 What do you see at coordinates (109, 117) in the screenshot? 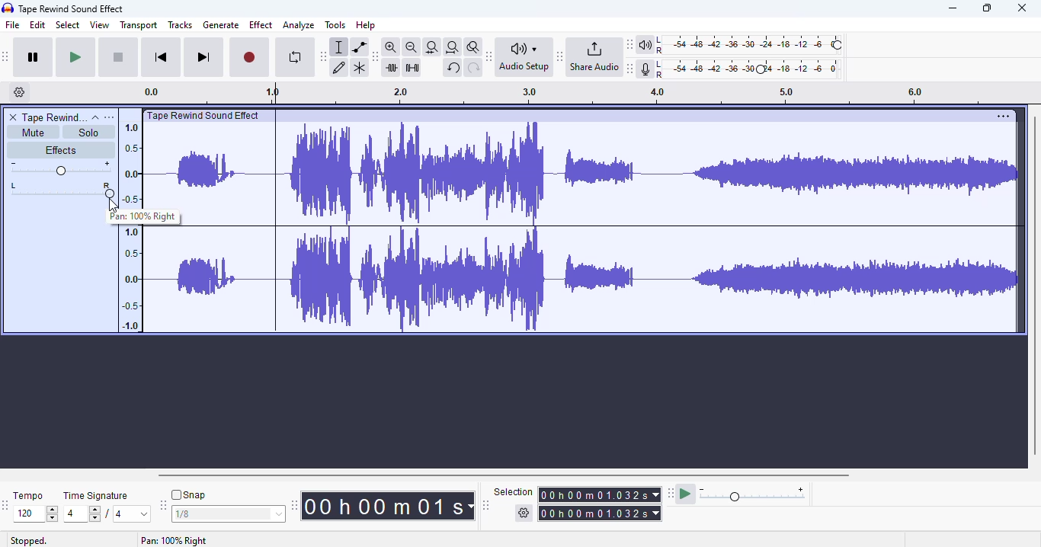
I see `open menu` at bounding box center [109, 117].